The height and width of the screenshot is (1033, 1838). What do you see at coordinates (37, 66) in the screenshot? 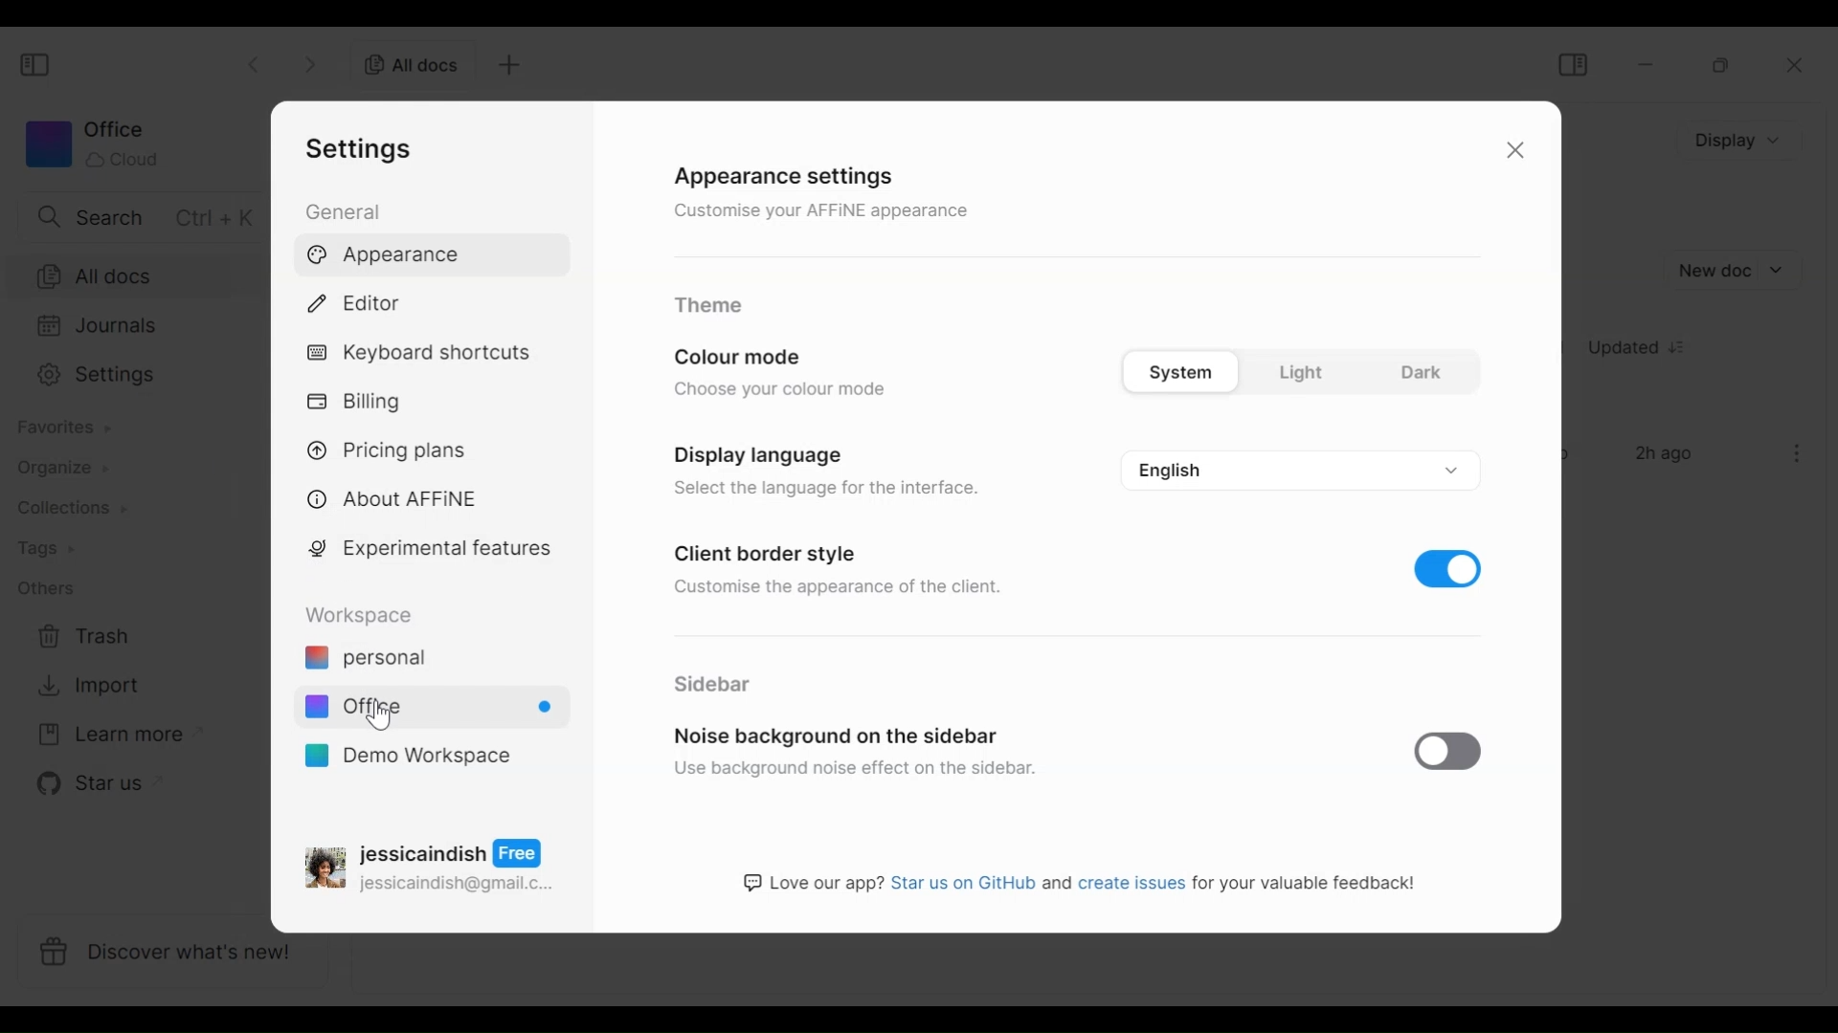
I see `Show/Hide Sidebar` at bounding box center [37, 66].